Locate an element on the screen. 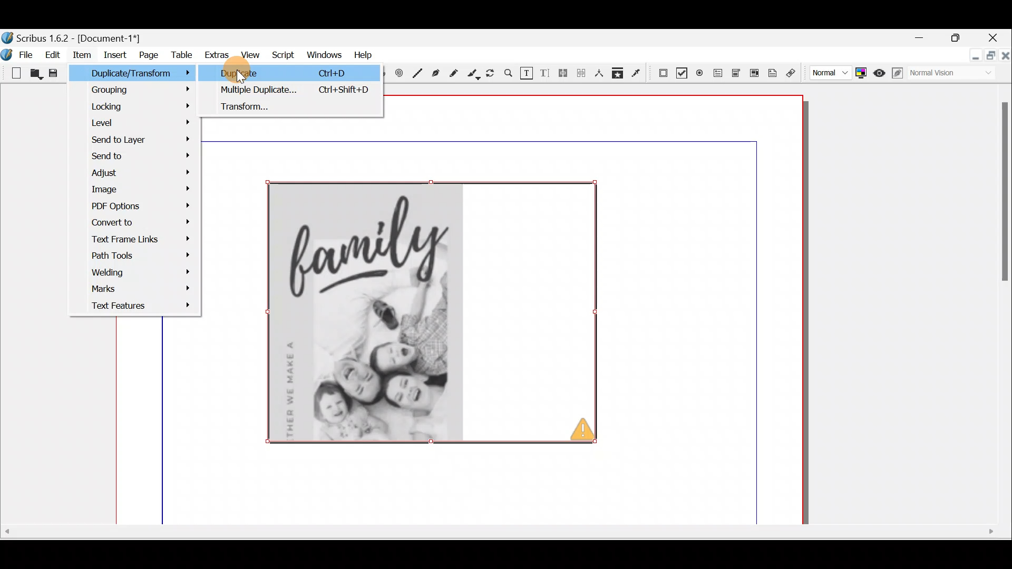 This screenshot has height=569, width=1012. Send to is located at coordinates (138, 157).